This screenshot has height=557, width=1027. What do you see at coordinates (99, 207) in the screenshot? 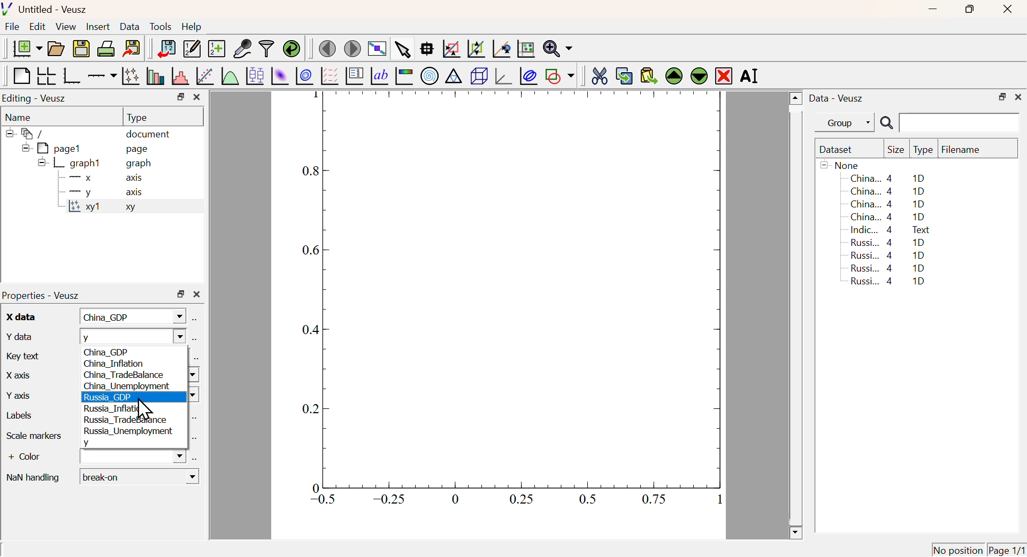
I see `xy1 xy` at bounding box center [99, 207].